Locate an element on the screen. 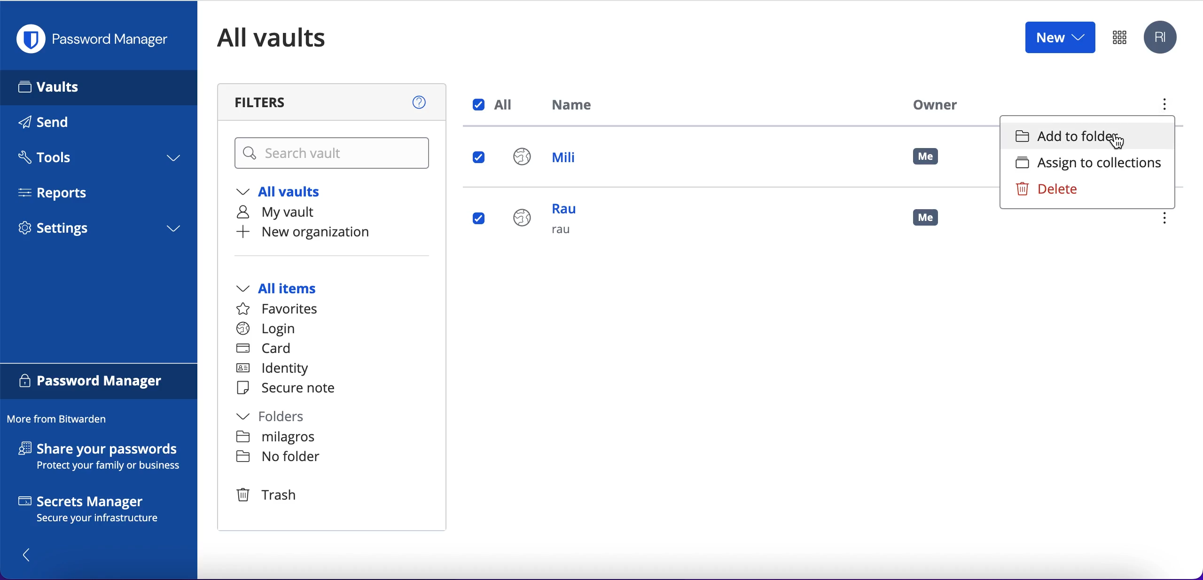  delete is located at coordinates (1067, 189).